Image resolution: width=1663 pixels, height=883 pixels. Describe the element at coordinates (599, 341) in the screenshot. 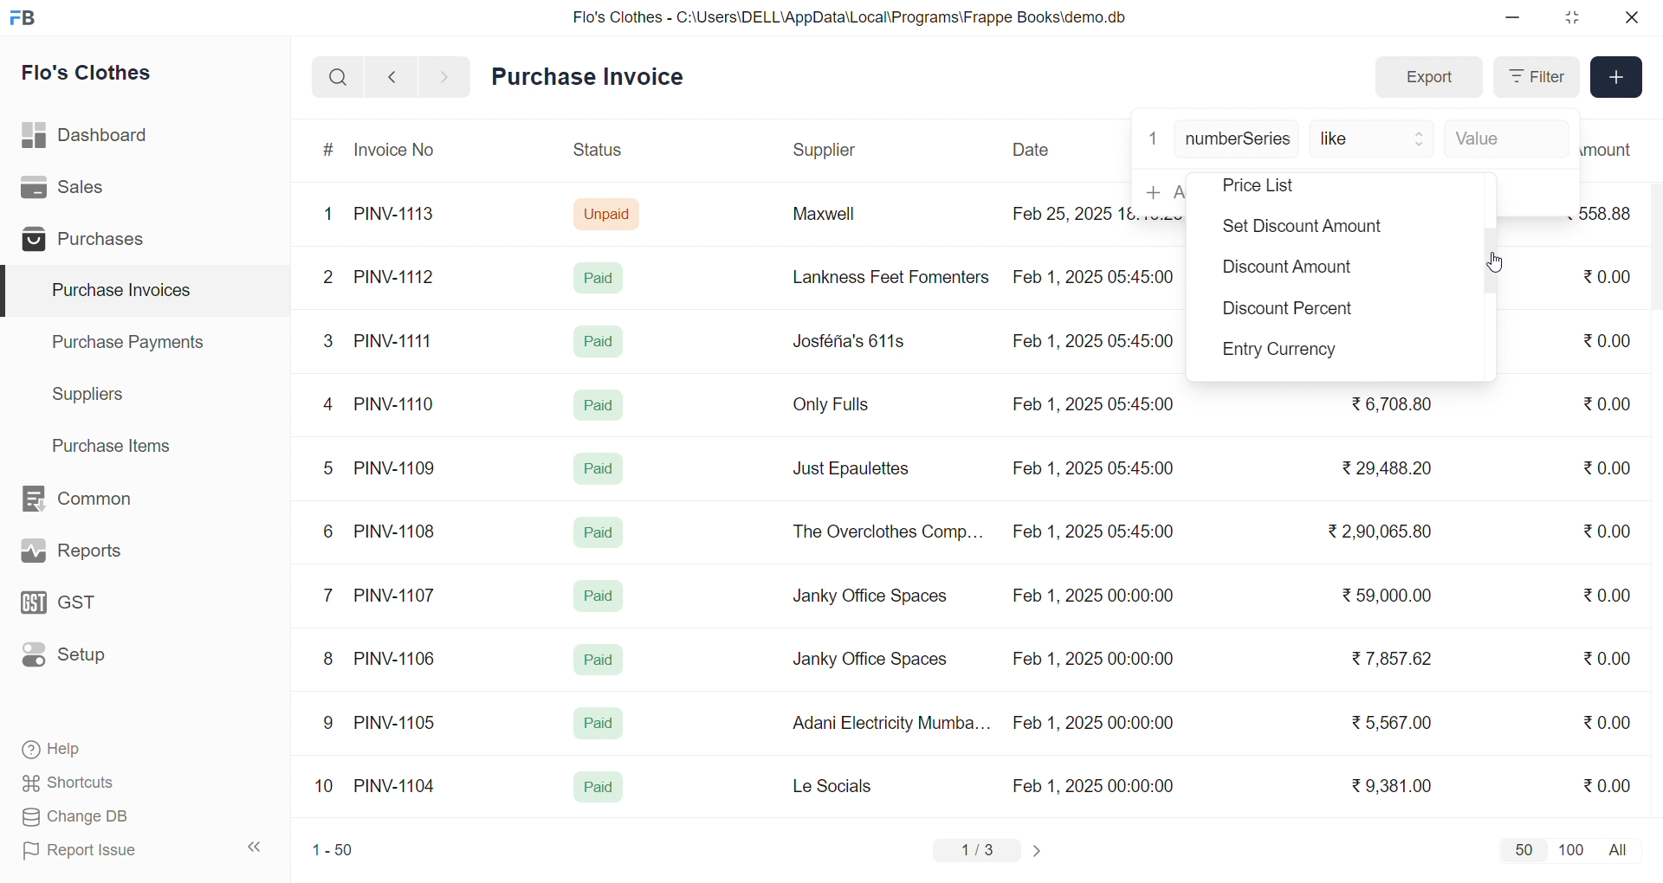

I see `Paid` at that location.